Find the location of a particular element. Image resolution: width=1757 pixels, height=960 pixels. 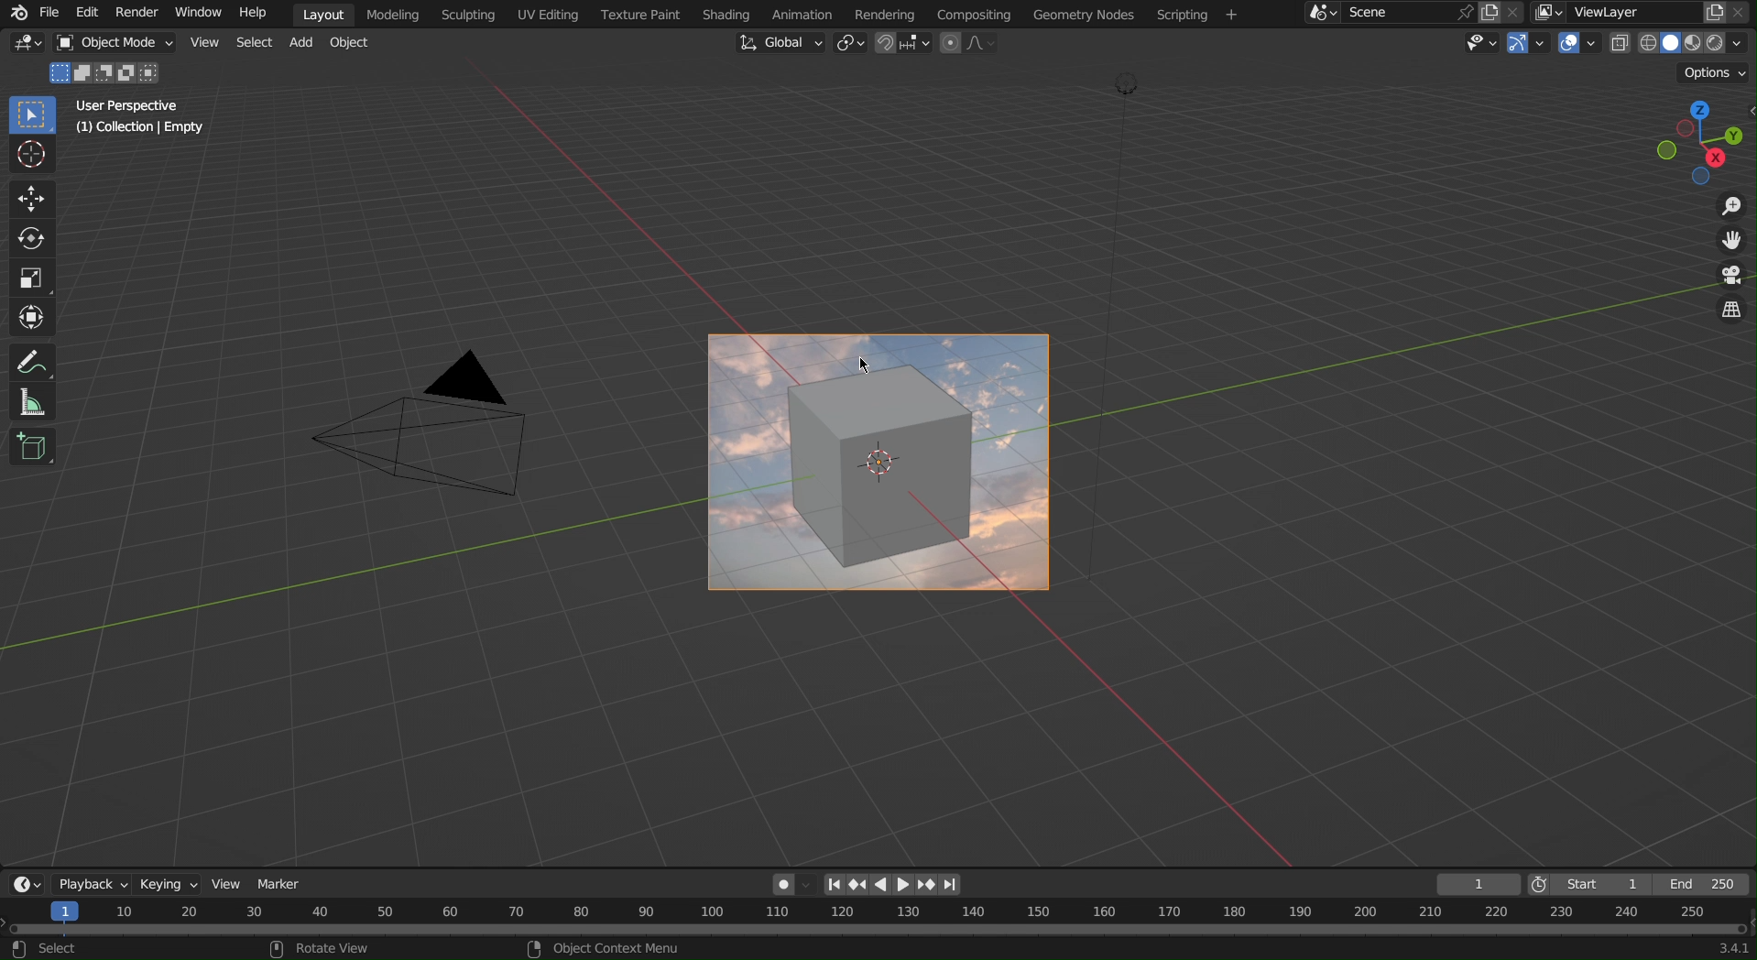

Scale is located at coordinates (29, 277).